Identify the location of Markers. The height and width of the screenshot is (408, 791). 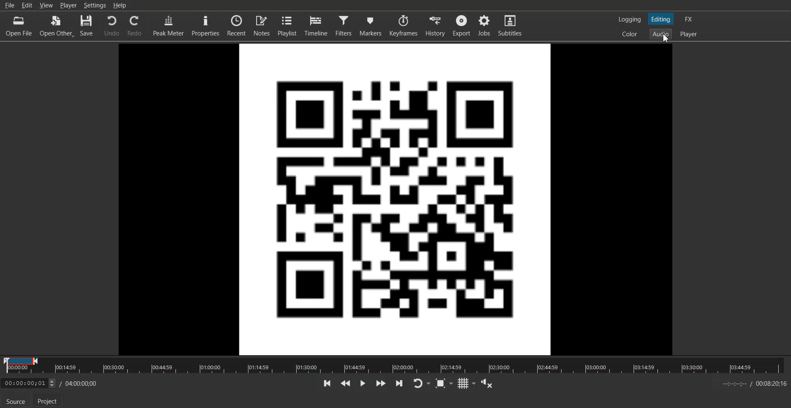
(371, 26).